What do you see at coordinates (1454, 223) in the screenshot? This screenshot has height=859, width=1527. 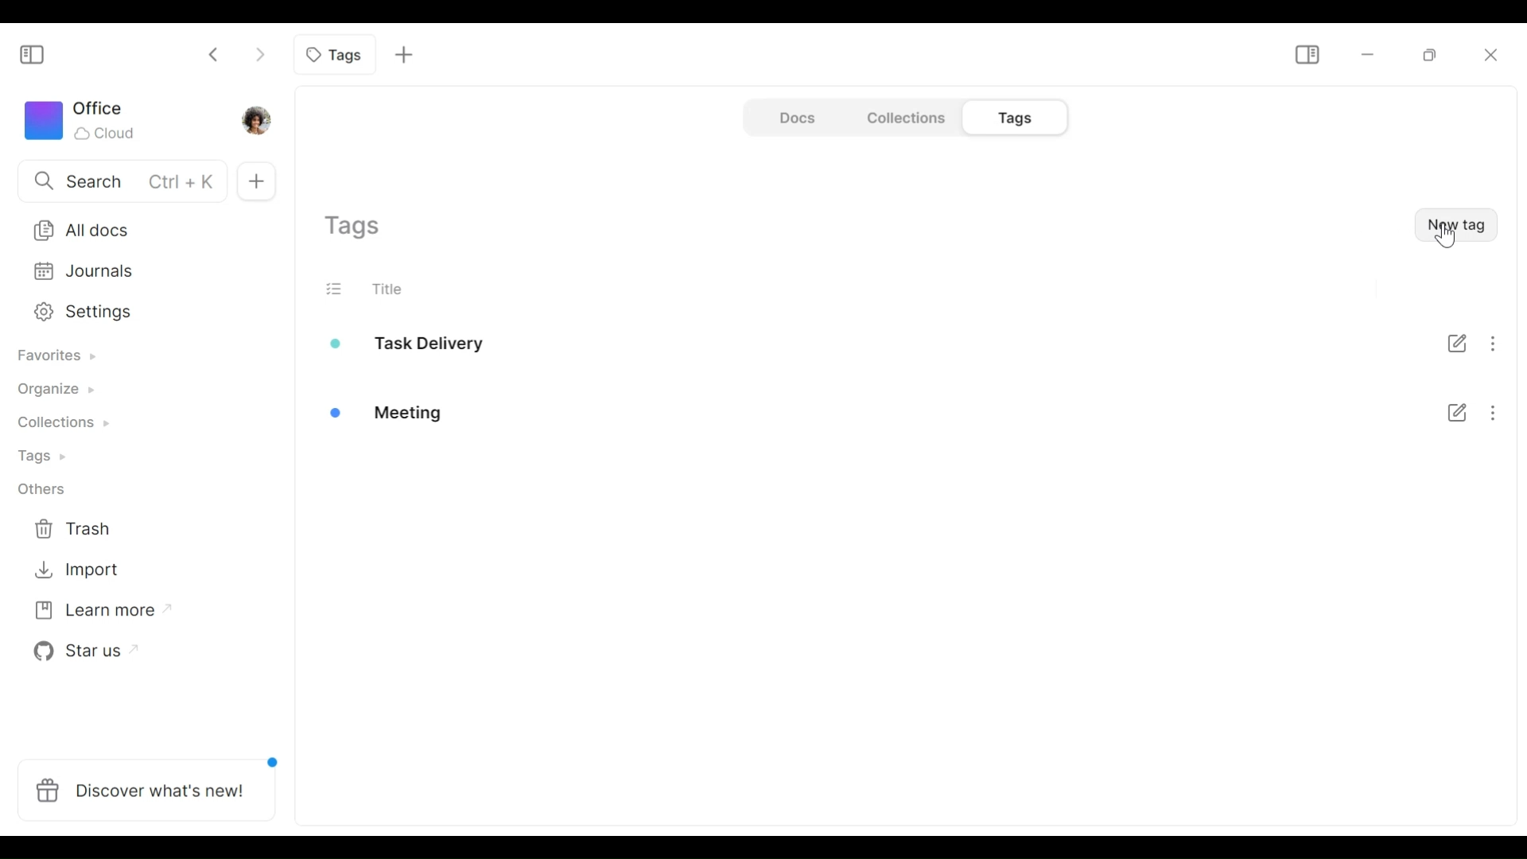 I see `New Tag` at bounding box center [1454, 223].